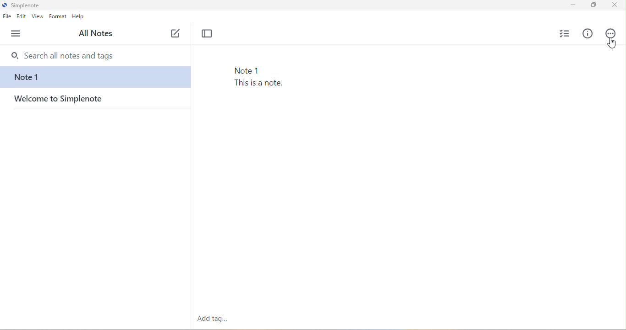 The image size is (626, 330). What do you see at coordinates (19, 33) in the screenshot?
I see `menu` at bounding box center [19, 33].